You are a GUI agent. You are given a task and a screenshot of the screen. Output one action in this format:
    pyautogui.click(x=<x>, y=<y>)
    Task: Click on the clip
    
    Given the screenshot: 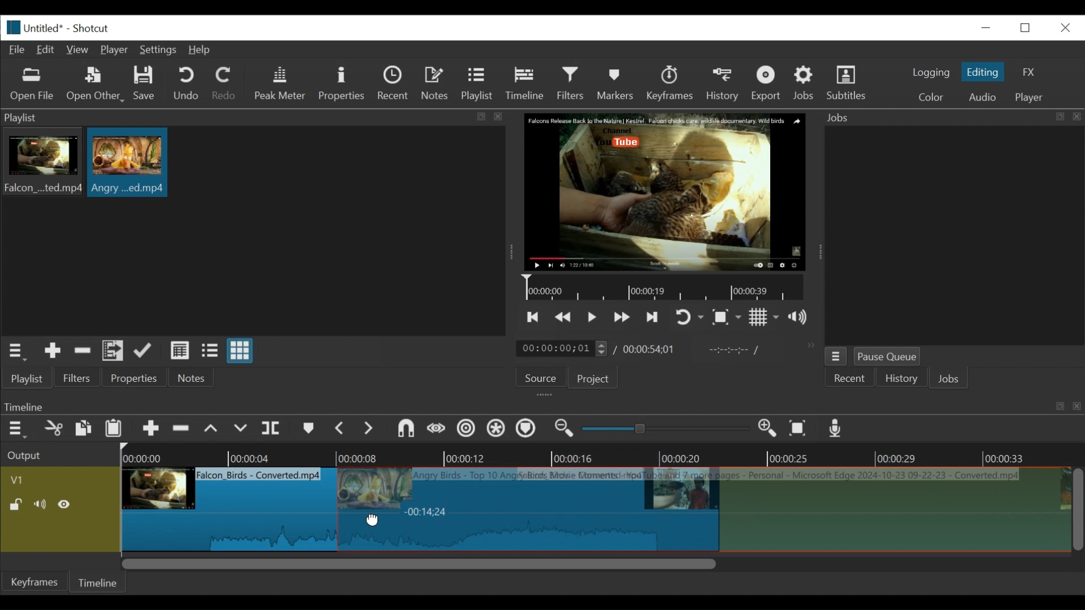 What is the action you would take?
    pyautogui.click(x=41, y=164)
    